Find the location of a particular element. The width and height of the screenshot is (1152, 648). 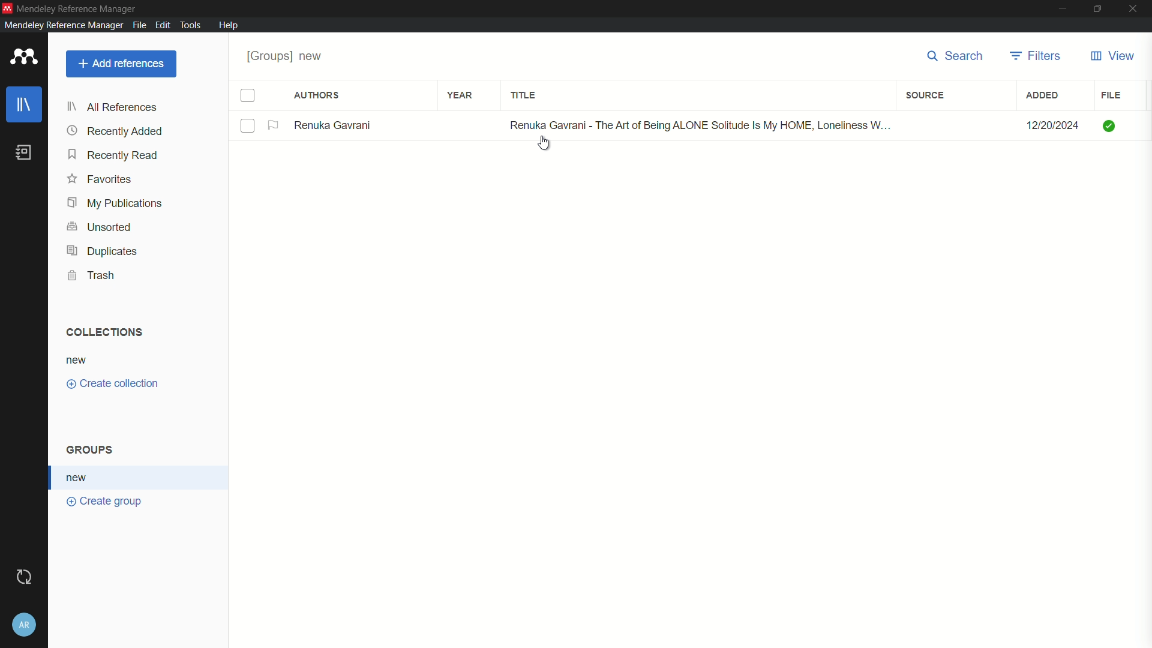

edit menu is located at coordinates (163, 25).